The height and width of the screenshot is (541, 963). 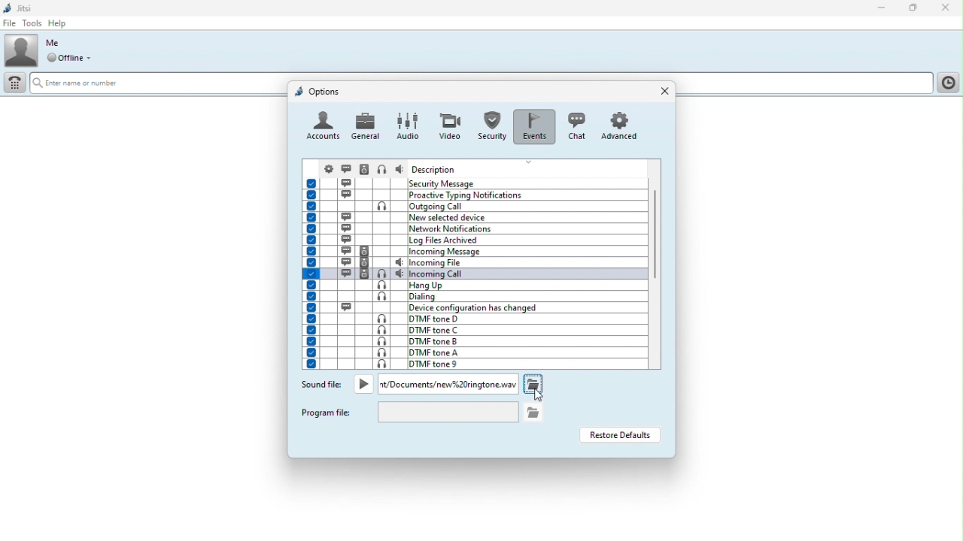 What do you see at coordinates (475, 183) in the screenshot?
I see `Events and description` at bounding box center [475, 183].